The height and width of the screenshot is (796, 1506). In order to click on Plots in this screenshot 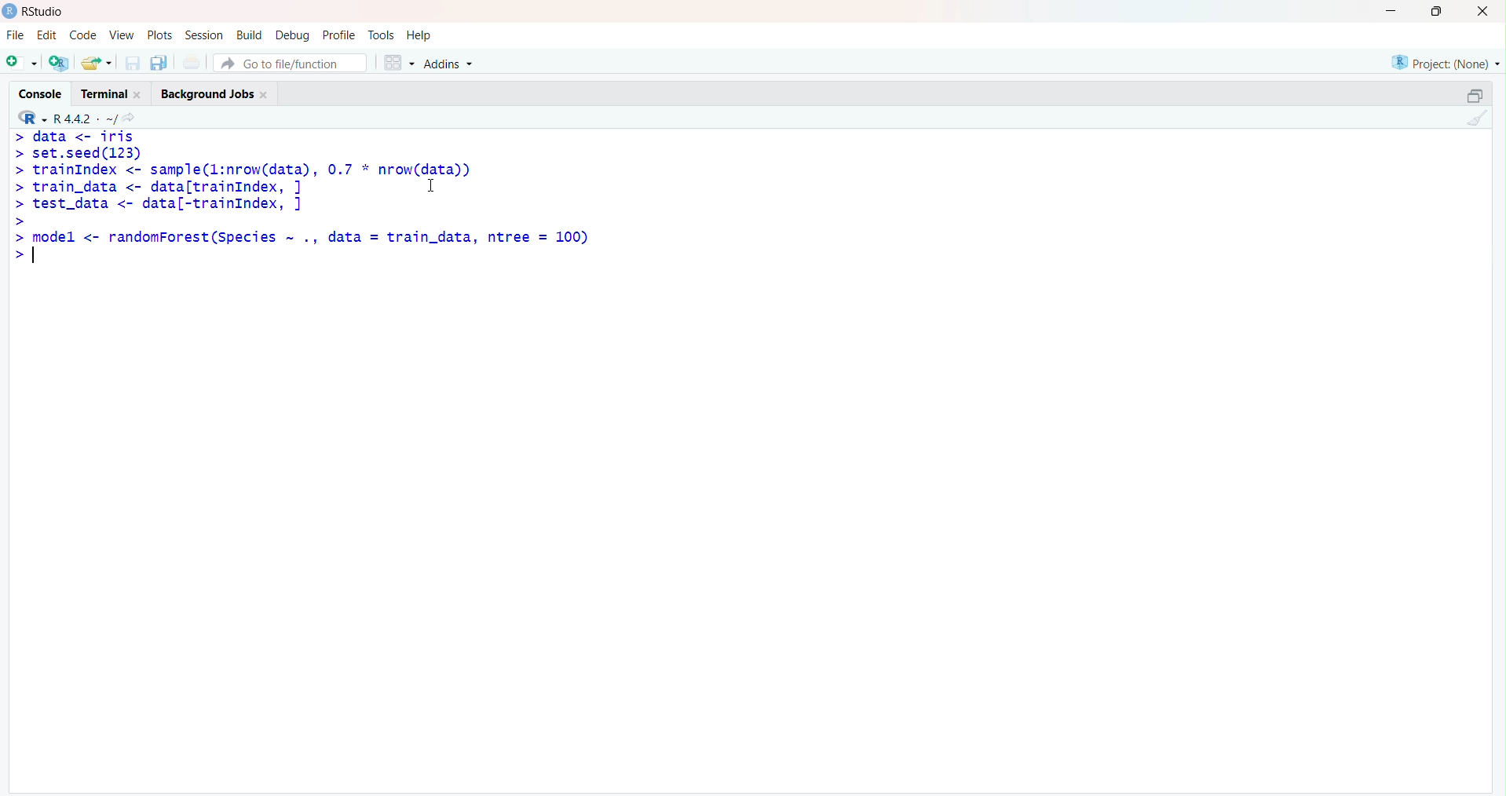, I will do `click(159, 35)`.